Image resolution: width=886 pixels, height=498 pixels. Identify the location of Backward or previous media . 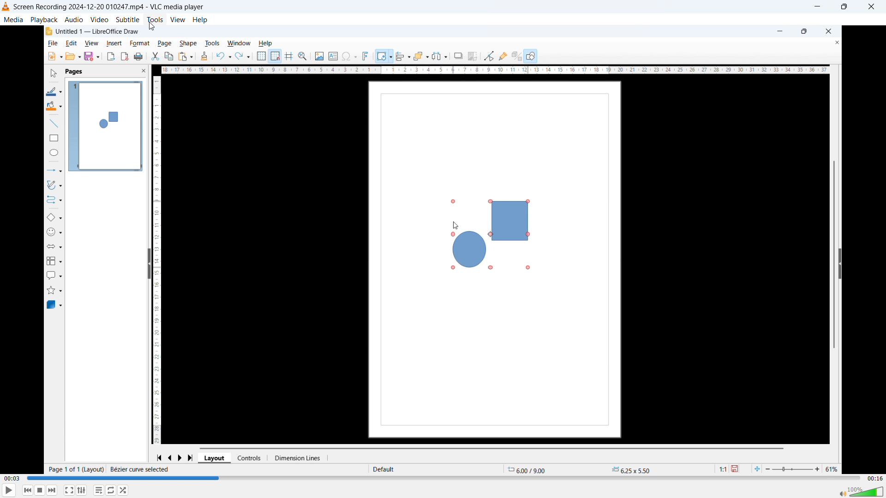
(27, 490).